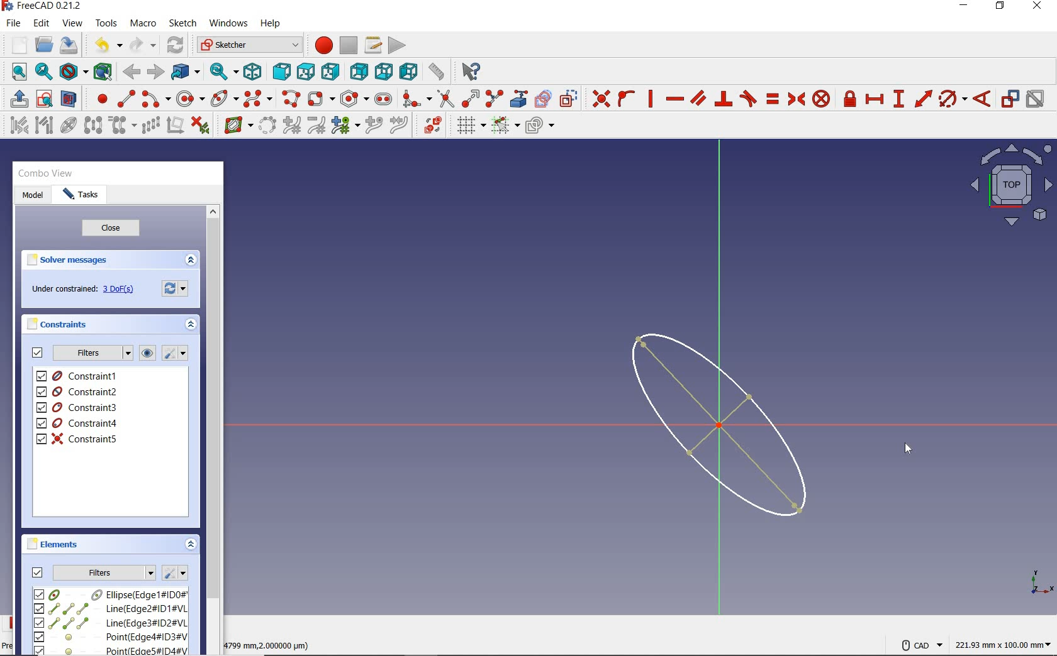  I want to click on macros, so click(372, 44).